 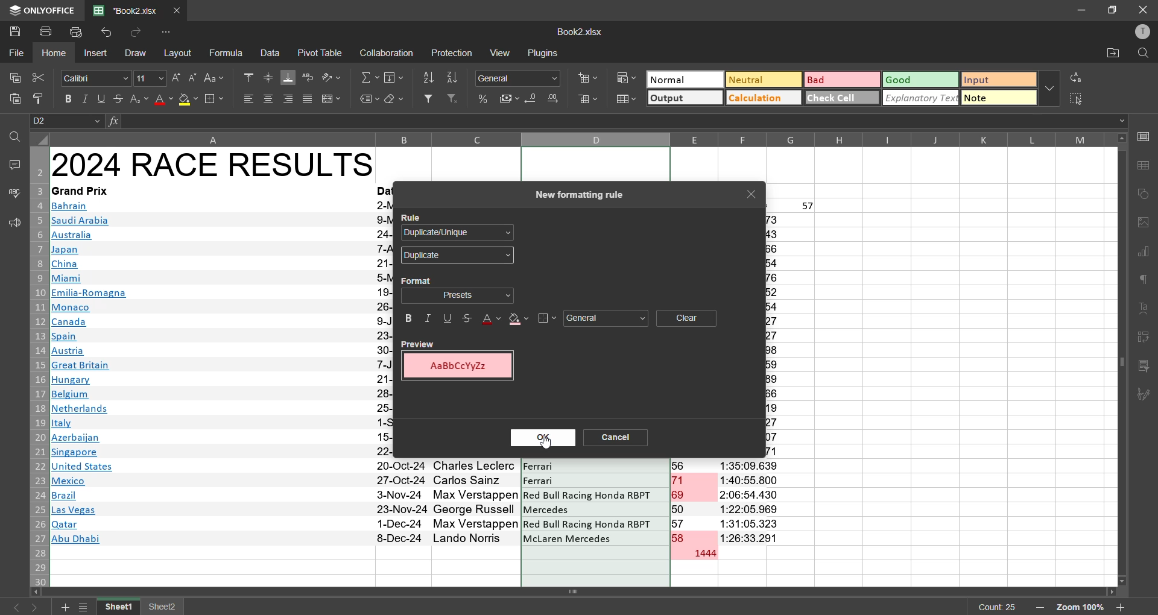 What do you see at coordinates (809, 206) in the screenshot?
I see `57` at bounding box center [809, 206].